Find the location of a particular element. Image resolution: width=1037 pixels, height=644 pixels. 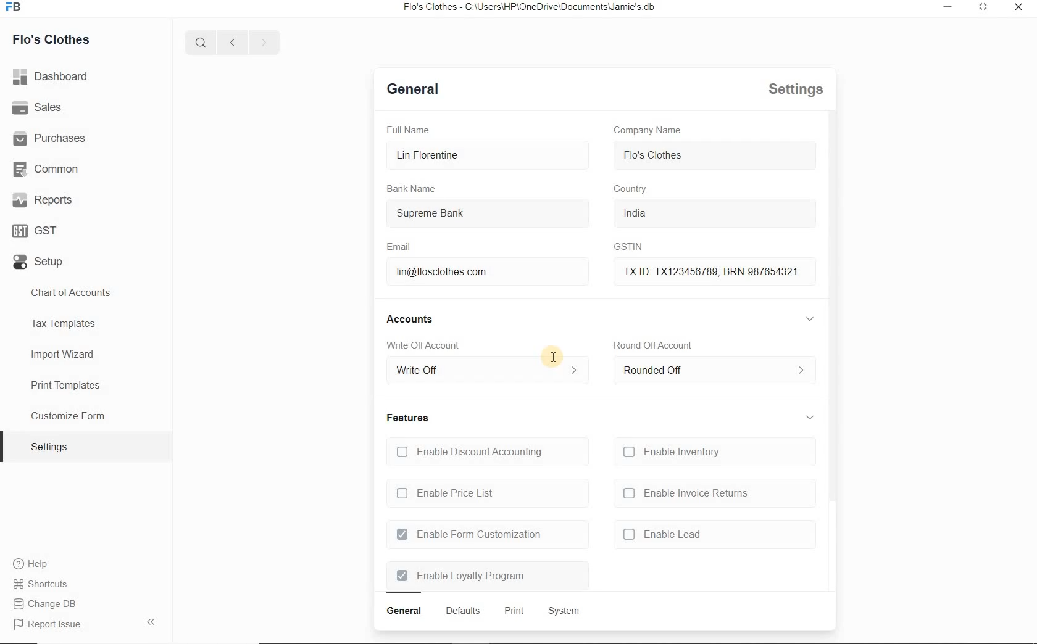

Cursor is located at coordinates (549, 356).